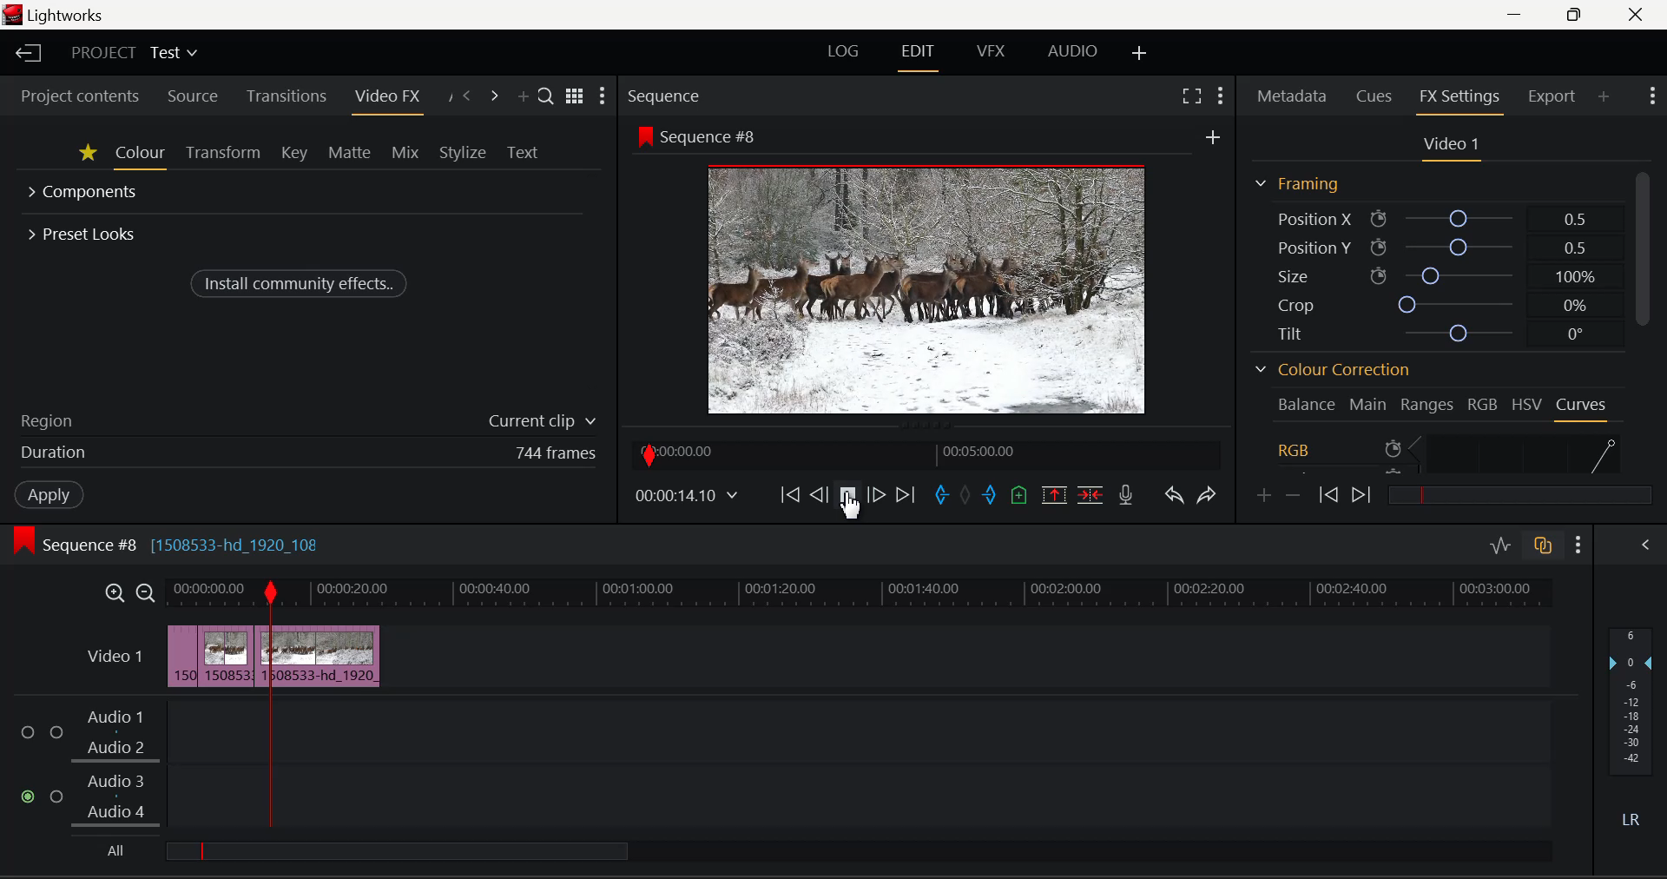 The width and height of the screenshot is (1667, 879). I want to click on show Settings, so click(1578, 545).